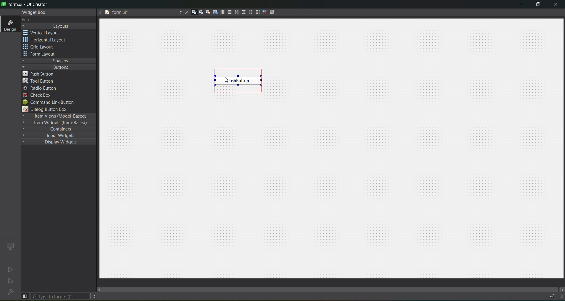  Describe the element at coordinates (11, 282) in the screenshot. I see `no active project` at that location.